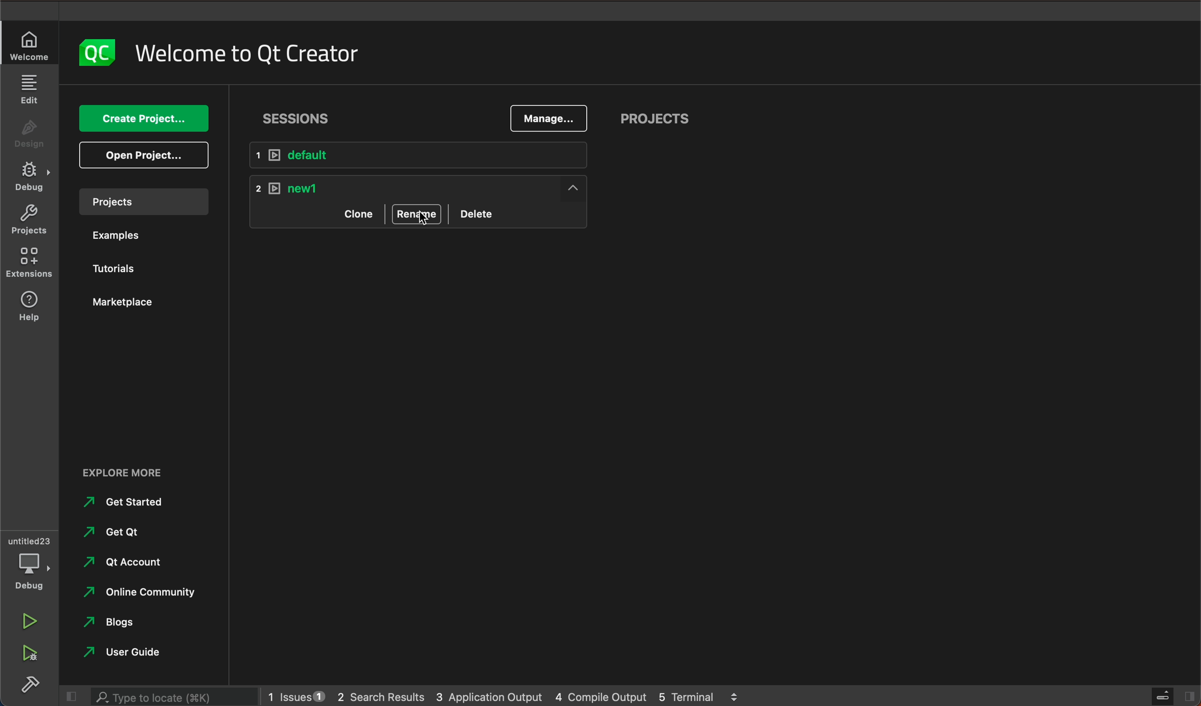  Describe the element at coordinates (30, 137) in the screenshot. I see `design` at that location.